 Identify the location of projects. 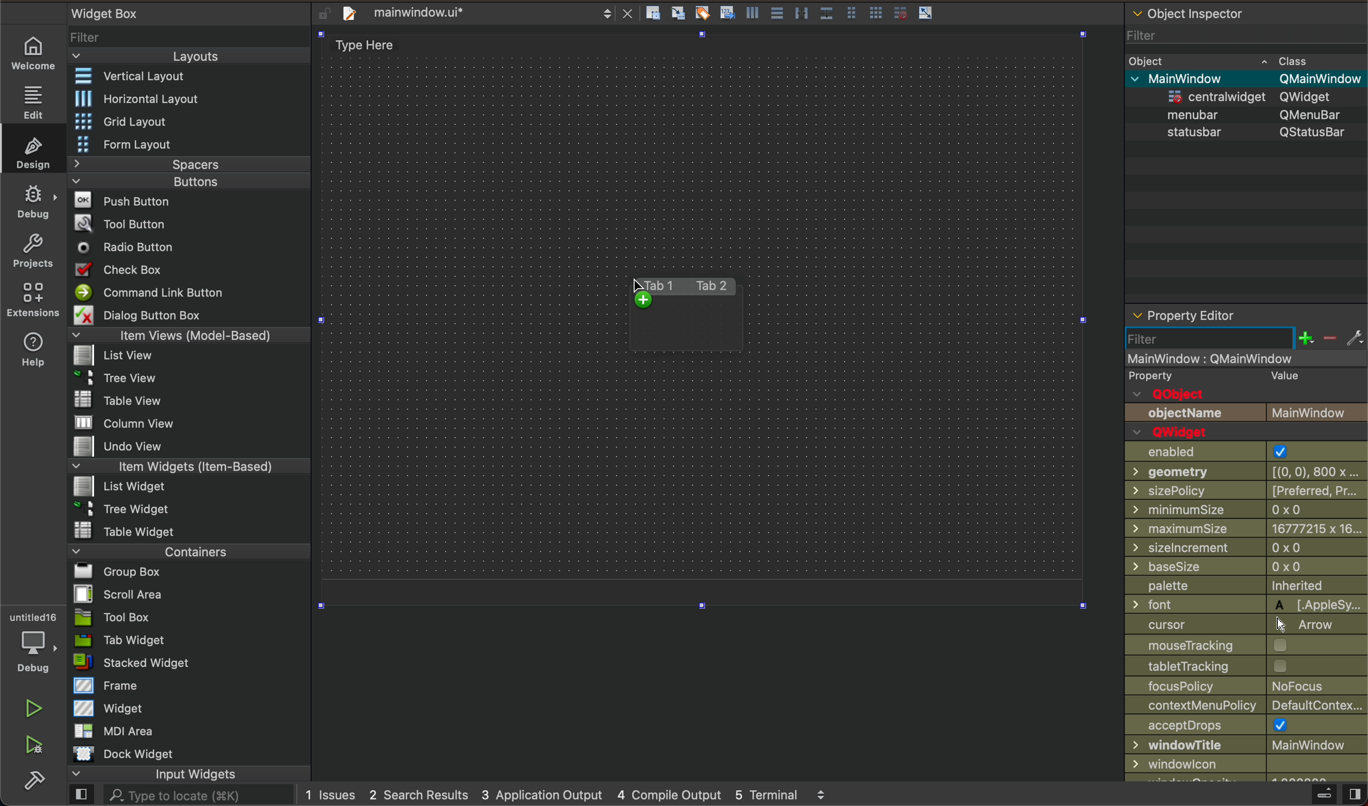
(34, 250).